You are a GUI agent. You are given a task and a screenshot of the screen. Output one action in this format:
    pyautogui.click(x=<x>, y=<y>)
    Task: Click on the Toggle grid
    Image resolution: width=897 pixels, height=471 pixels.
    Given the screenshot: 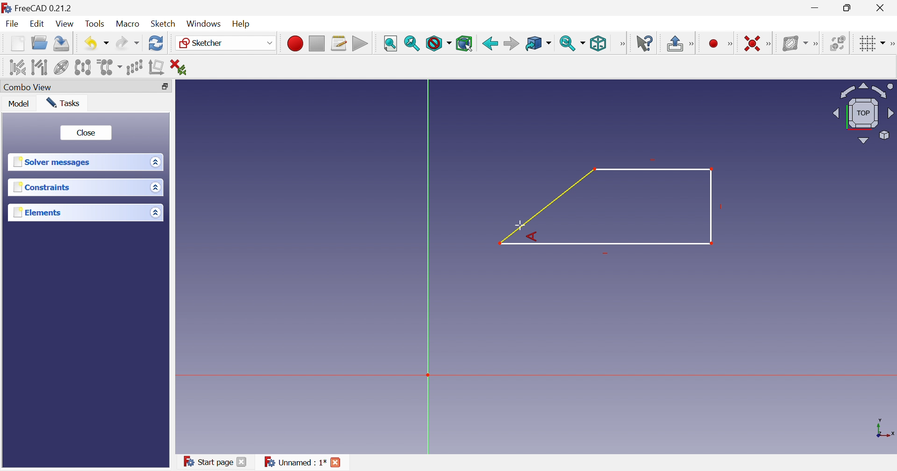 What is the action you would take?
    pyautogui.click(x=865, y=43)
    